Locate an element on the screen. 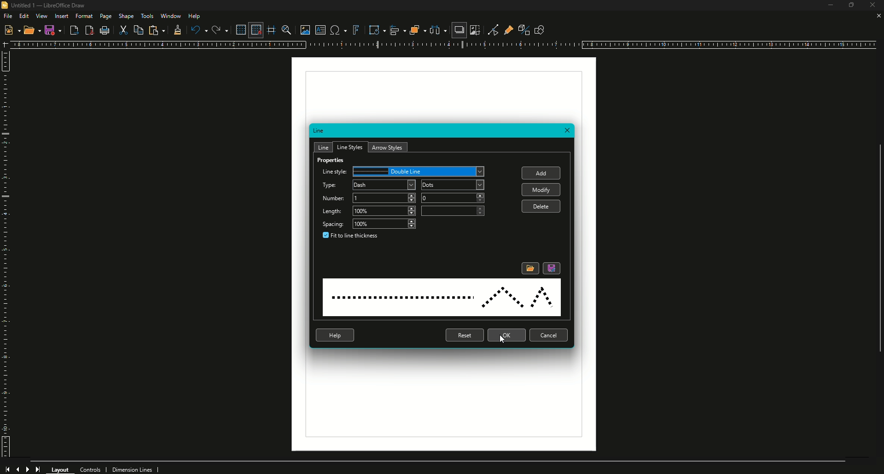 This screenshot has width=884, height=474. Help is located at coordinates (195, 16).